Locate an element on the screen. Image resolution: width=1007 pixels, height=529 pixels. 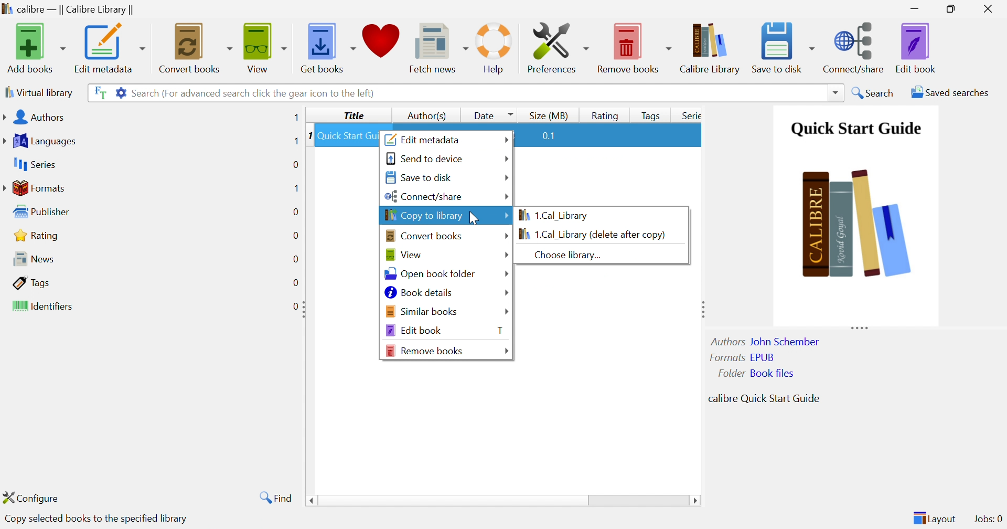
Quick start guide is located at coordinates (855, 129).